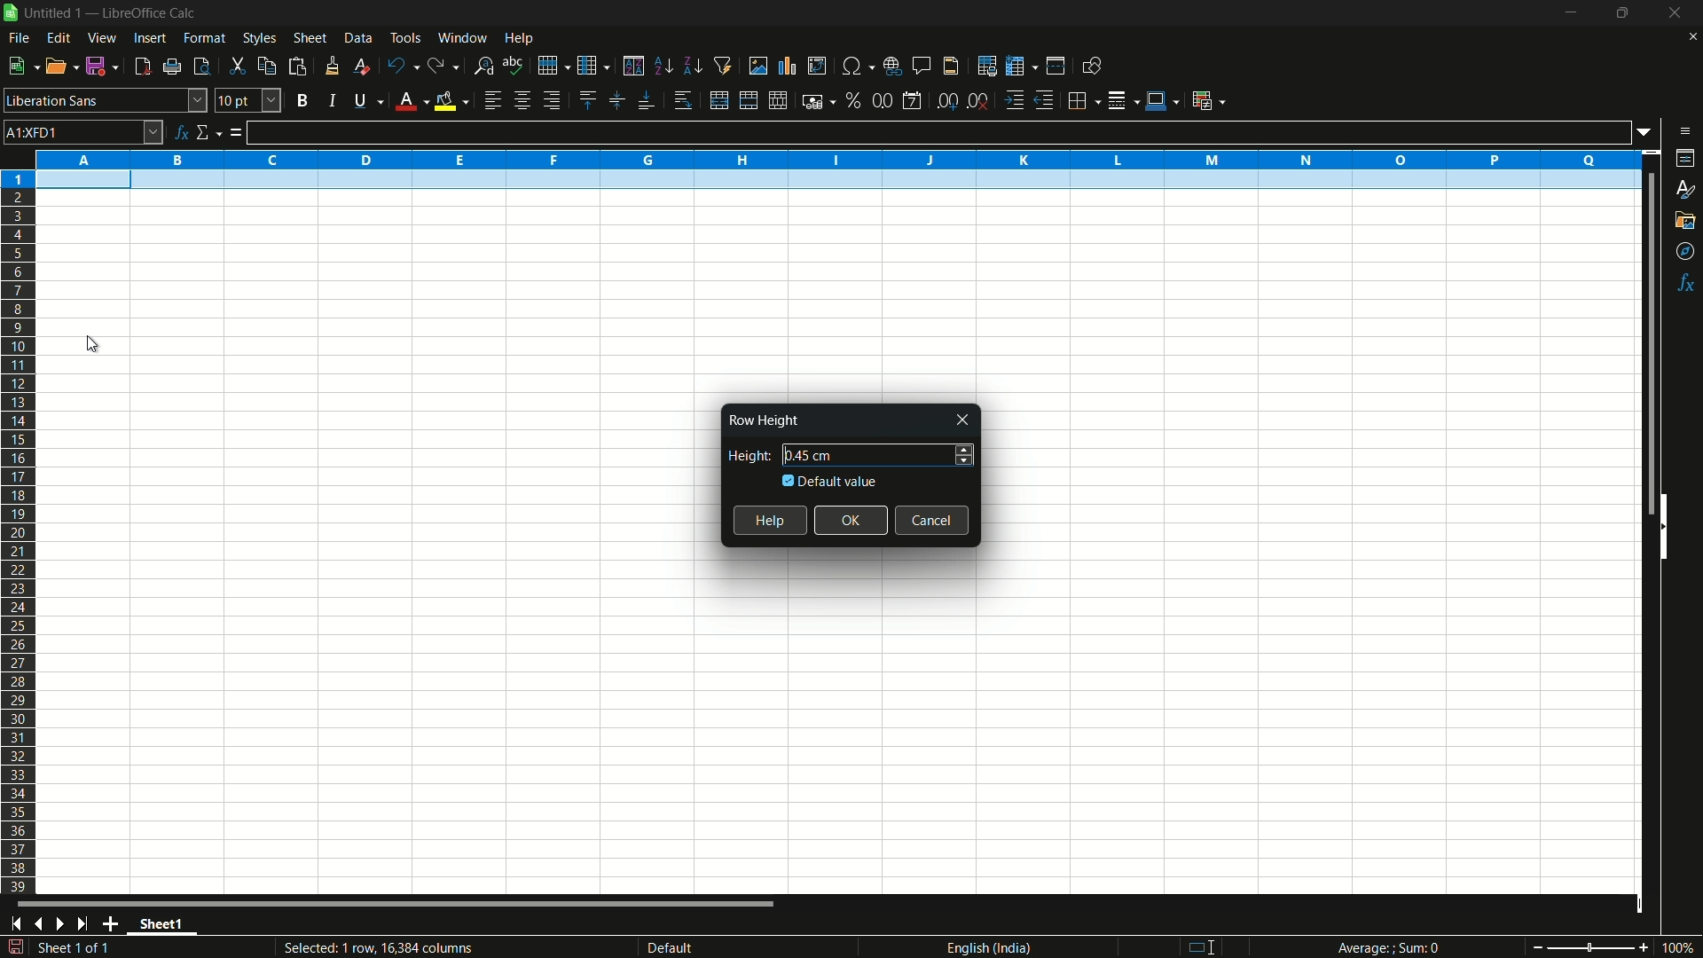 The width and height of the screenshot is (1703, 958). Describe the element at coordinates (615, 101) in the screenshot. I see `center vertically` at that location.